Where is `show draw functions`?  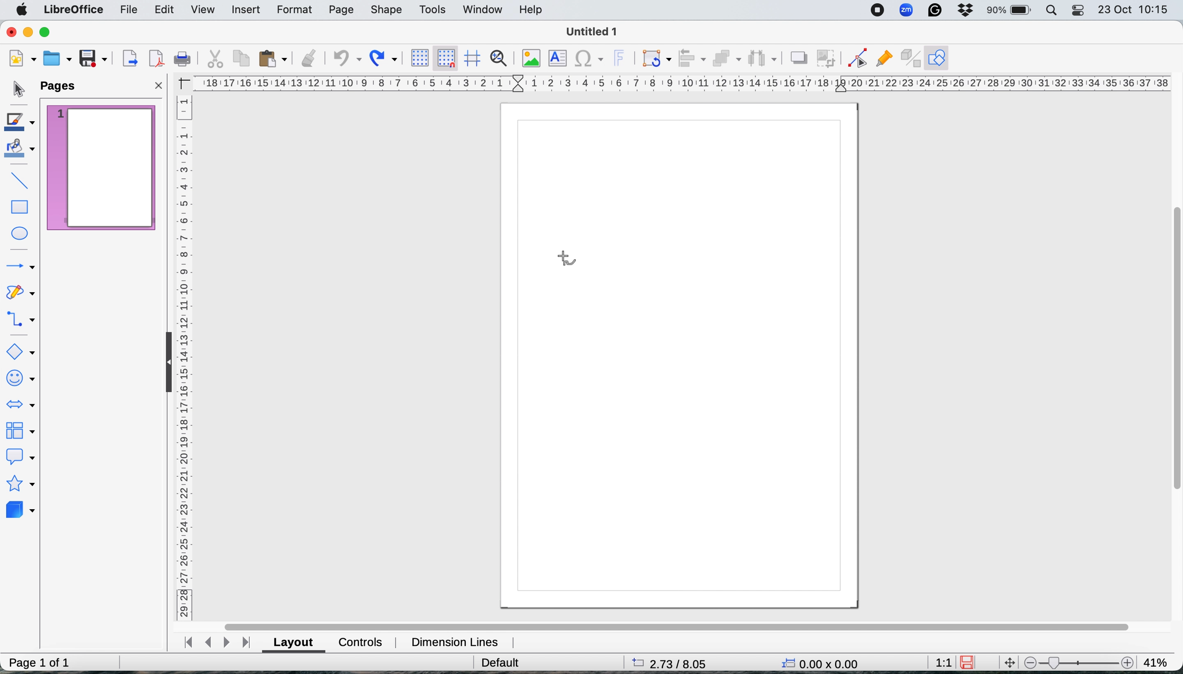 show draw functions is located at coordinates (937, 58).